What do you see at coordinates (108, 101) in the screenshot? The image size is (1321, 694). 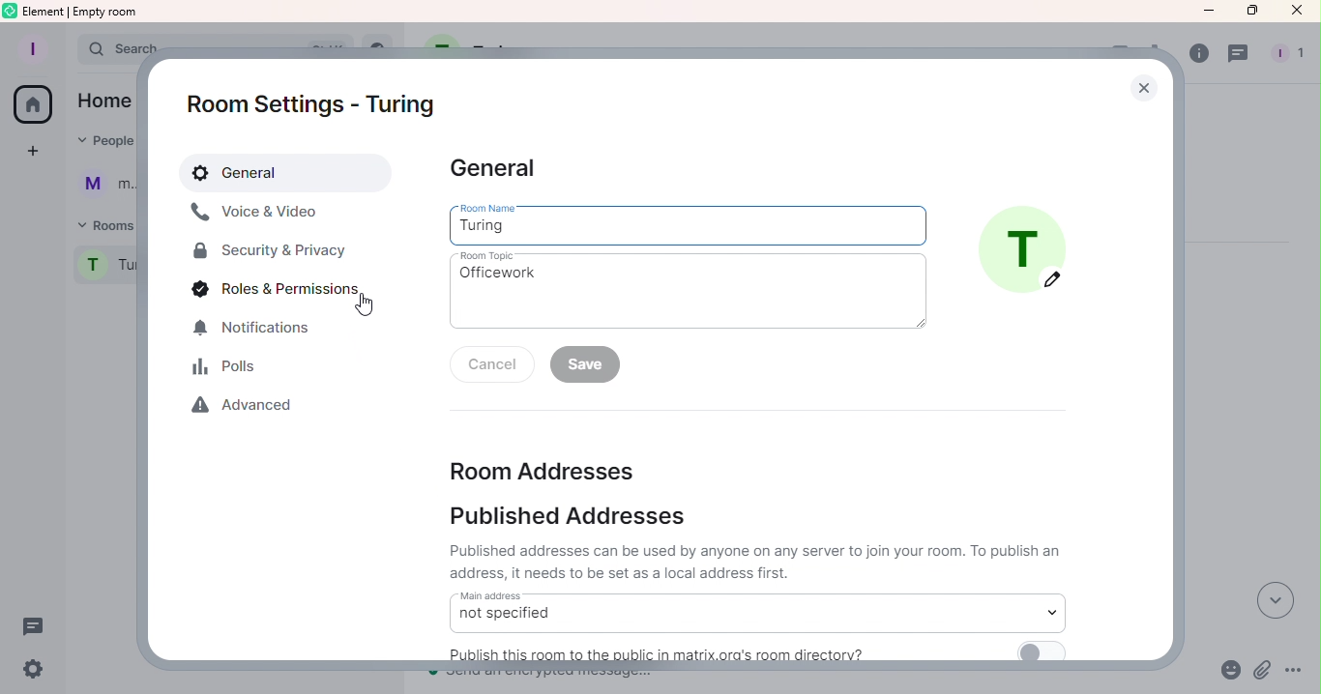 I see `home` at bounding box center [108, 101].